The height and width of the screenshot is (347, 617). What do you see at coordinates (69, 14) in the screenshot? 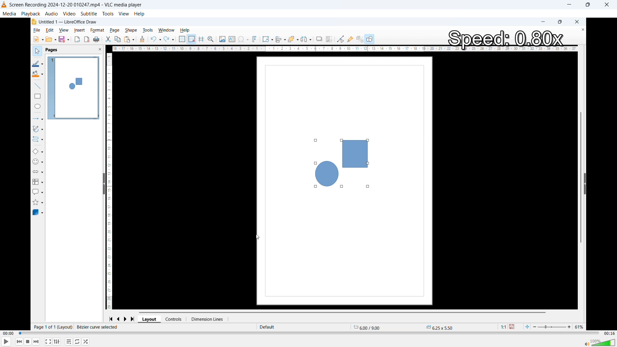
I see `Video ` at bounding box center [69, 14].